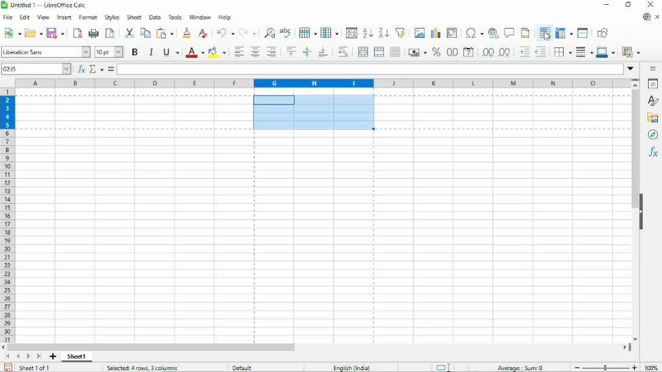  Describe the element at coordinates (606, 367) in the screenshot. I see `Zoom out/in` at that location.